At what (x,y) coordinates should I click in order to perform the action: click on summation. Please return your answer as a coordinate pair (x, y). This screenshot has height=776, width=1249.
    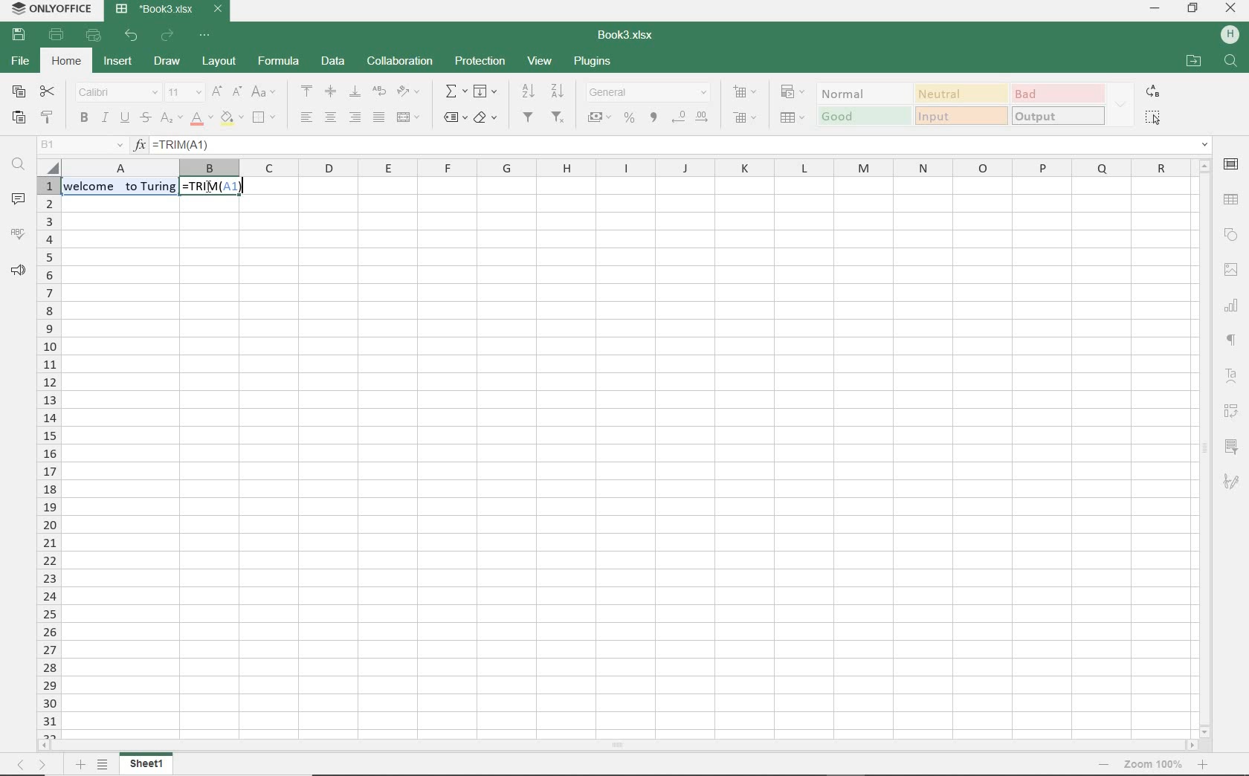
    Looking at the image, I should click on (454, 93).